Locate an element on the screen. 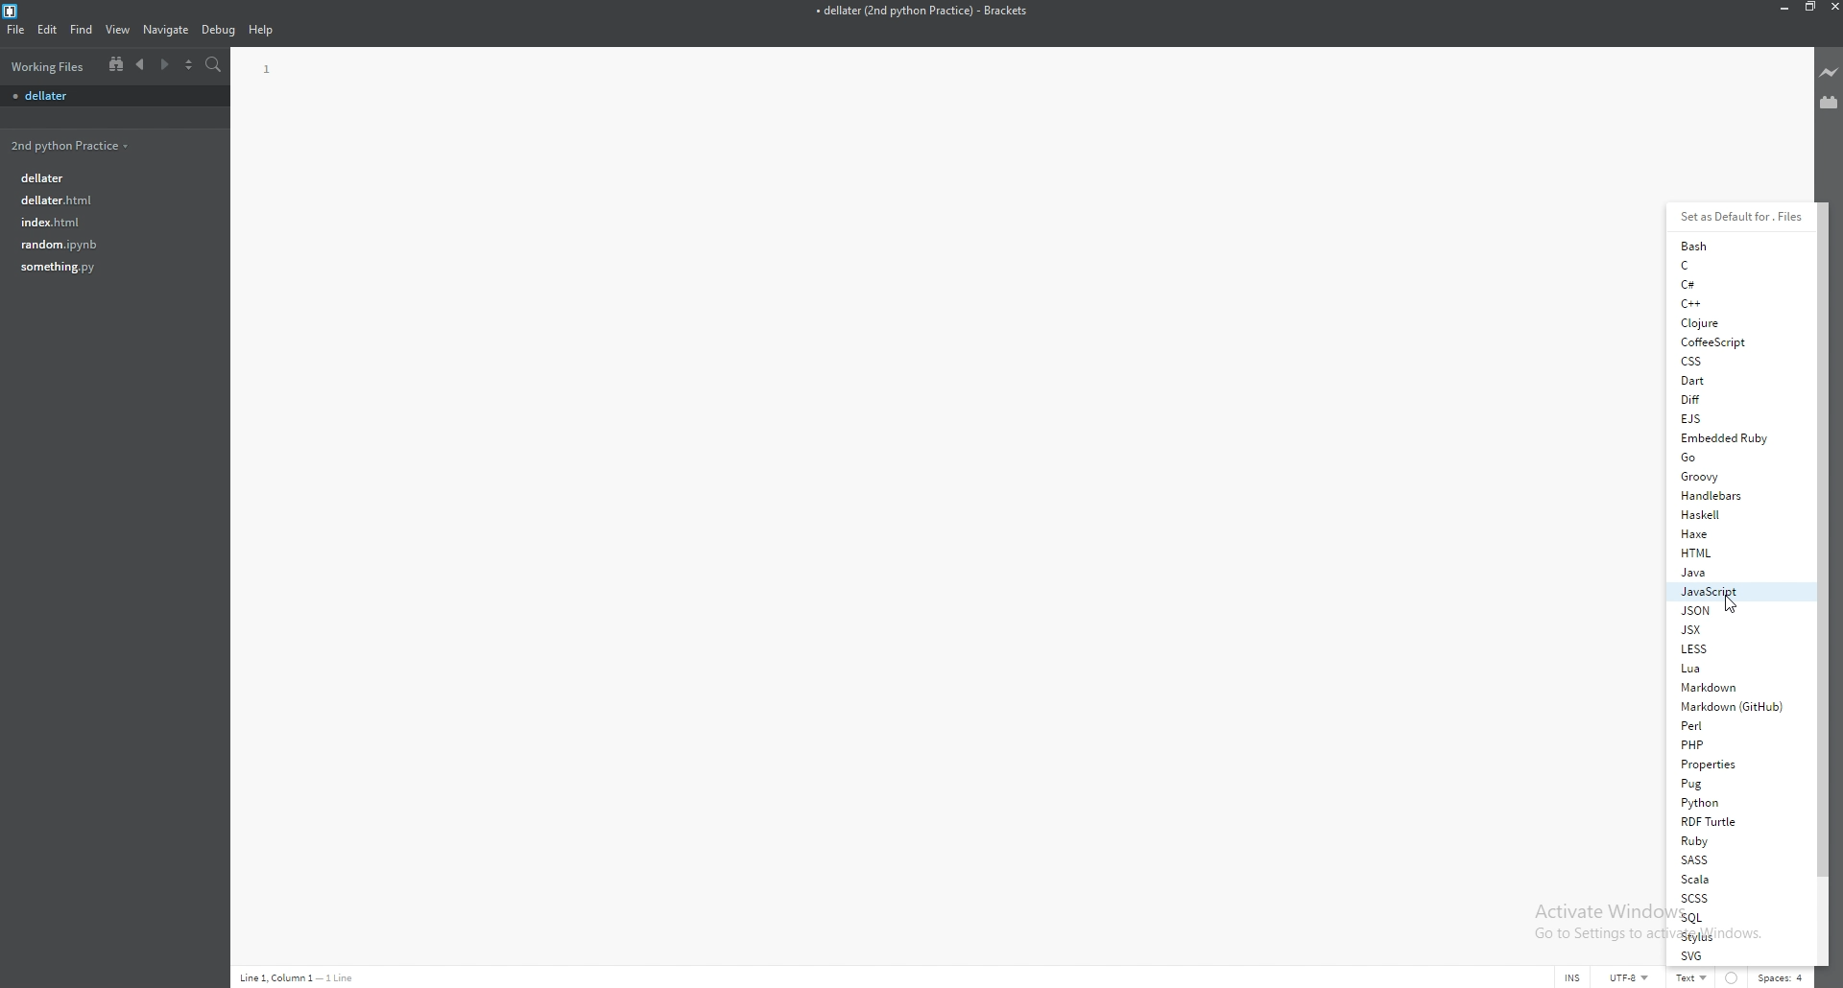 This screenshot has height=988, width=1843. haxe is located at coordinates (1735, 533).